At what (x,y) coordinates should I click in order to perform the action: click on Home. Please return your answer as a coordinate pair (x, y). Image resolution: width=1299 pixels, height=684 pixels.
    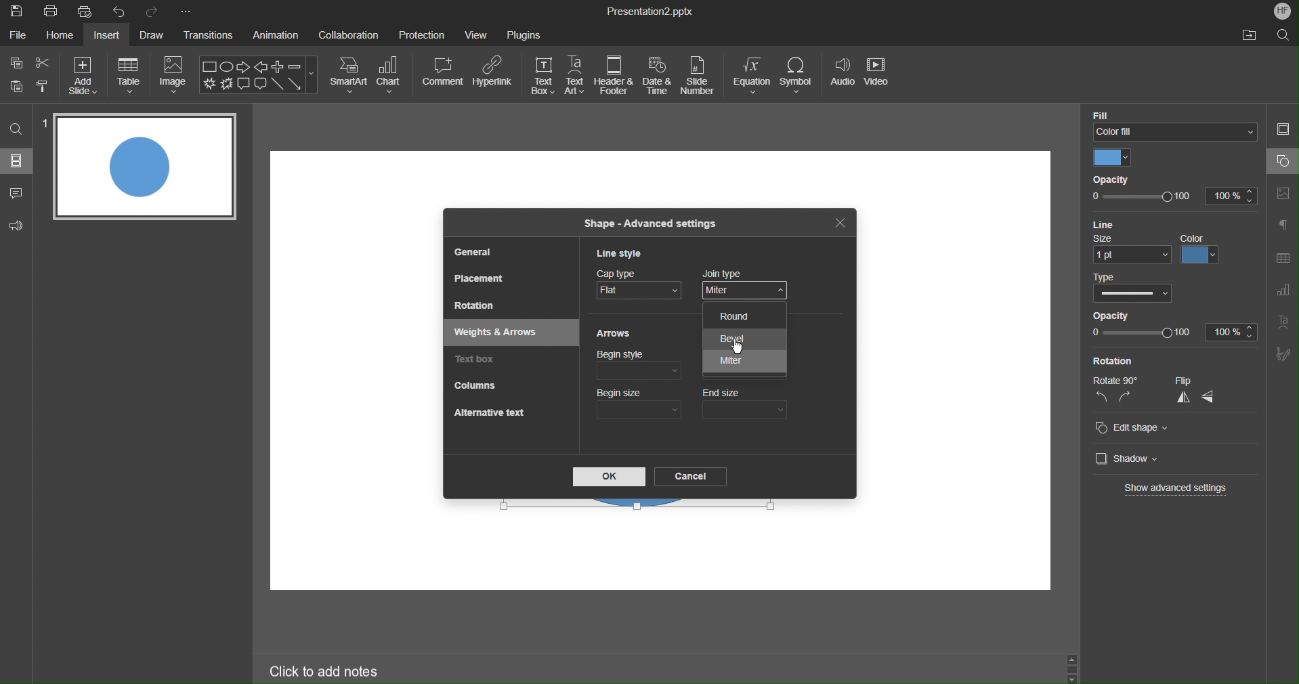
    Looking at the image, I should click on (58, 36).